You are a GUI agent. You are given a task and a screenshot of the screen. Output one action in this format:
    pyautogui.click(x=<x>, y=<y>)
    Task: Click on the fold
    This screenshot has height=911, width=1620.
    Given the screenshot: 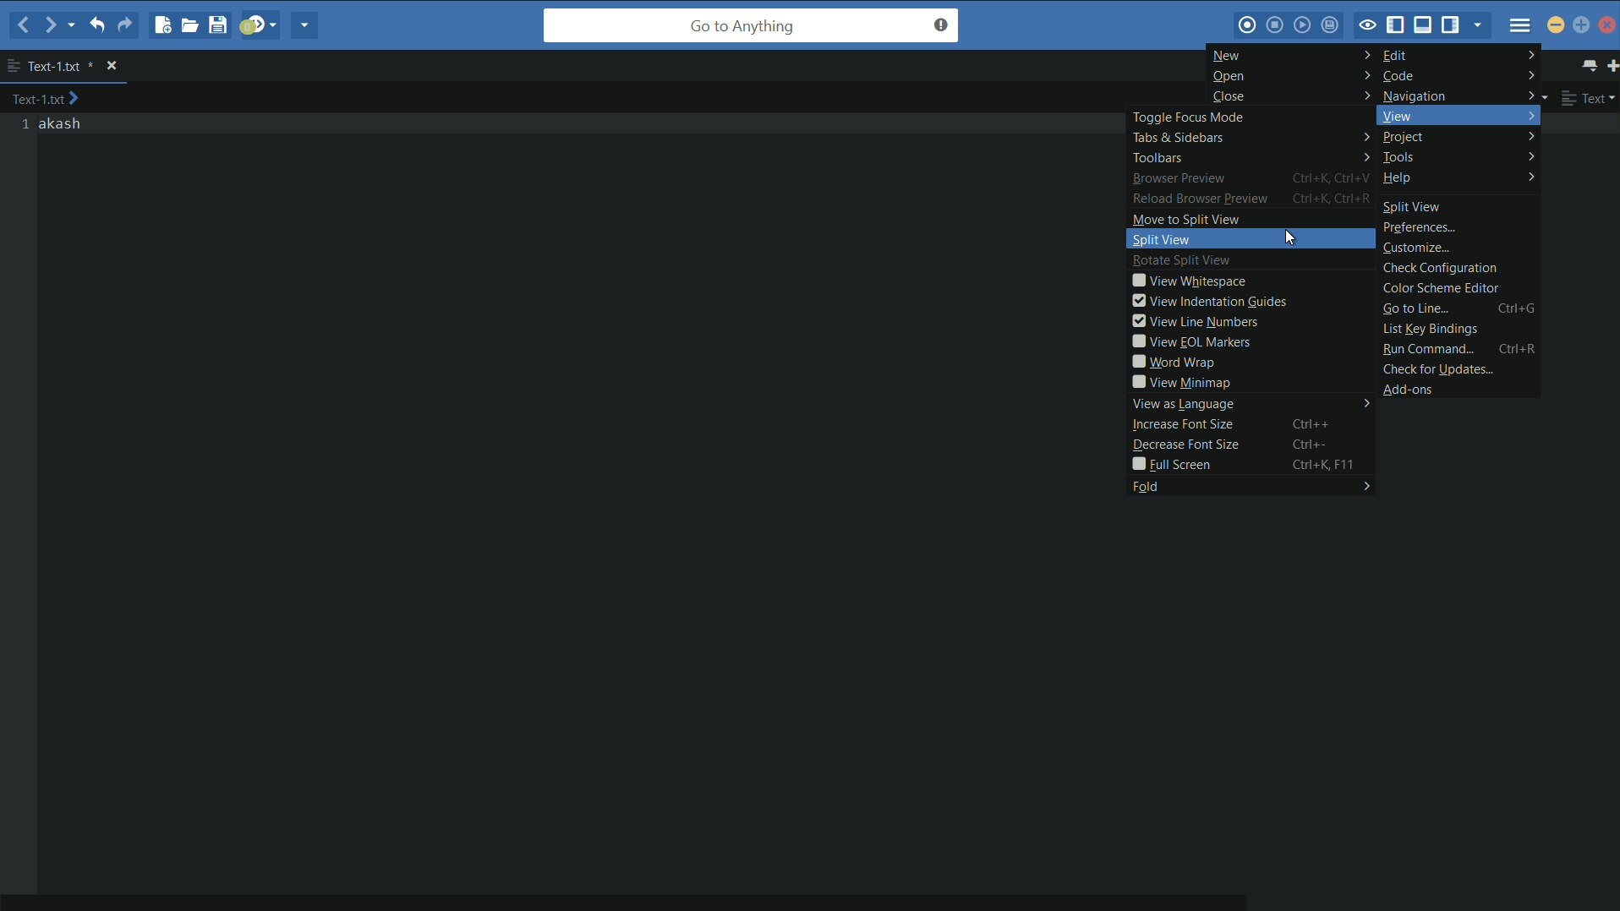 What is the action you would take?
    pyautogui.click(x=1250, y=485)
    